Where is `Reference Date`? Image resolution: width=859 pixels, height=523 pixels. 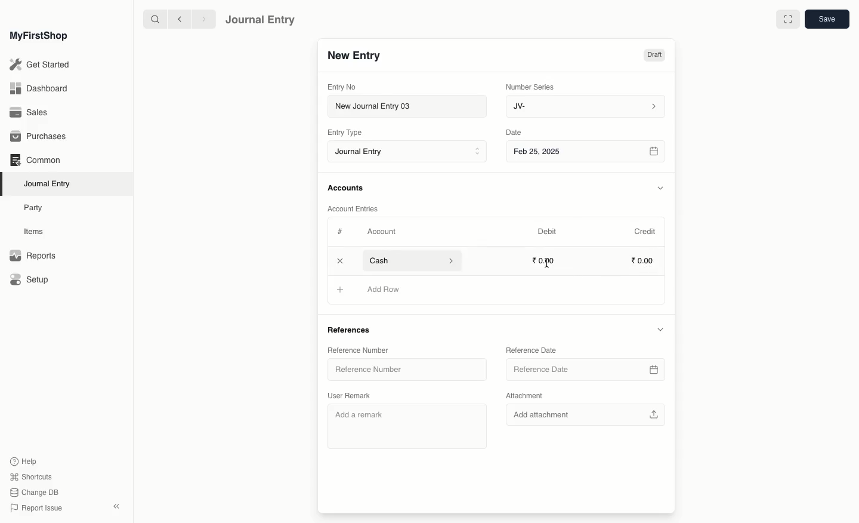
Reference Date is located at coordinates (585, 369).